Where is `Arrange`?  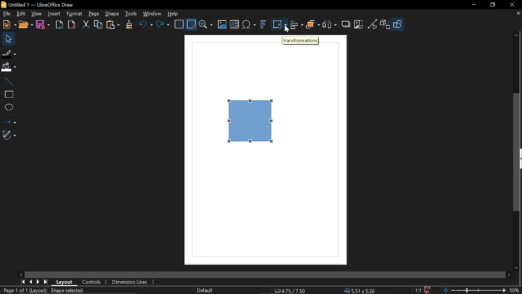 Arrange is located at coordinates (313, 25).